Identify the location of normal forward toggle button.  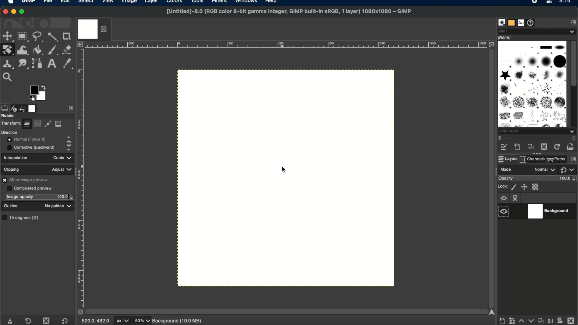
(26, 139).